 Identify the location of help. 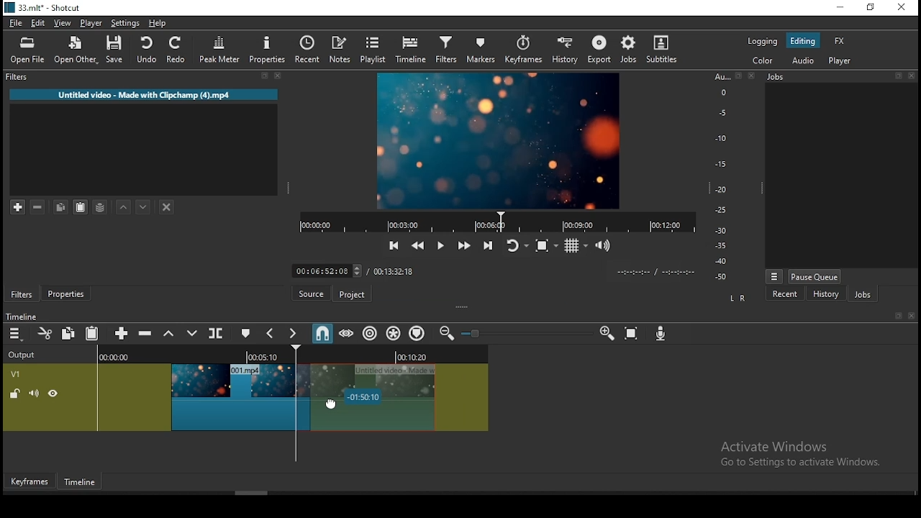
(158, 22).